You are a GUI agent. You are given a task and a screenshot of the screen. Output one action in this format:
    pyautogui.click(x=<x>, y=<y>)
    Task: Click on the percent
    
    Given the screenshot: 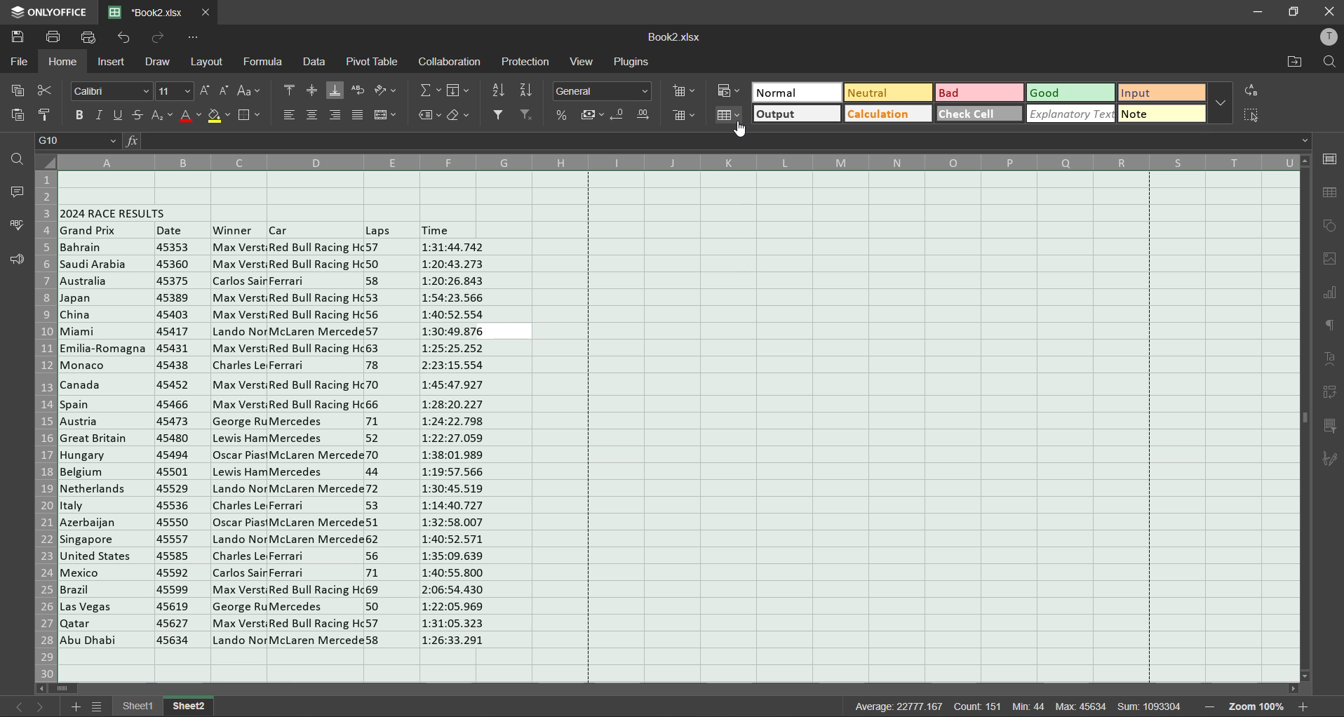 What is the action you would take?
    pyautogui.click(x=564, y=115)
    